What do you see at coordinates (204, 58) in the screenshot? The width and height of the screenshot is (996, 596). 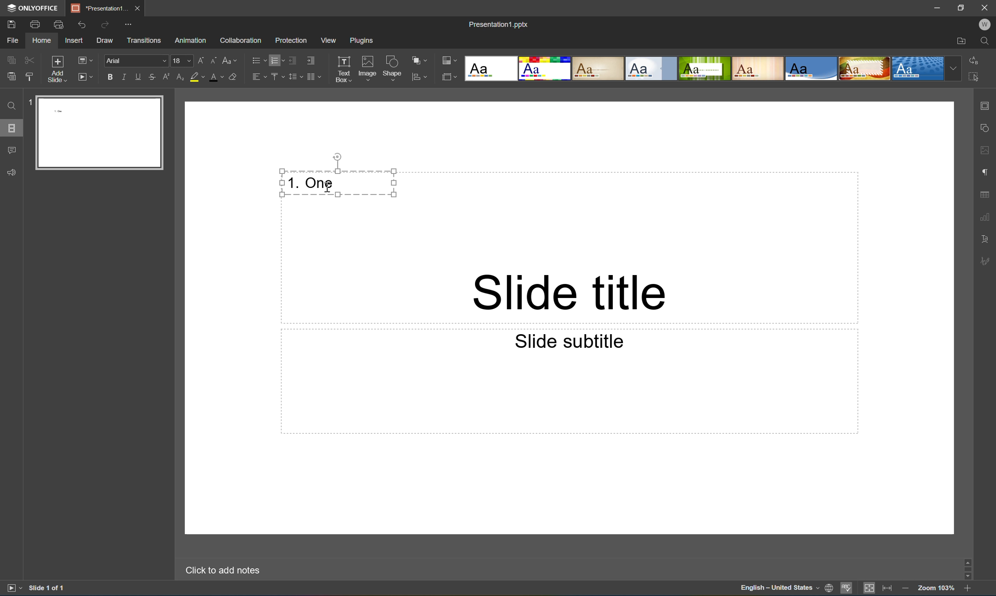 I see `Increment font size` at bounding box center [204, 58].